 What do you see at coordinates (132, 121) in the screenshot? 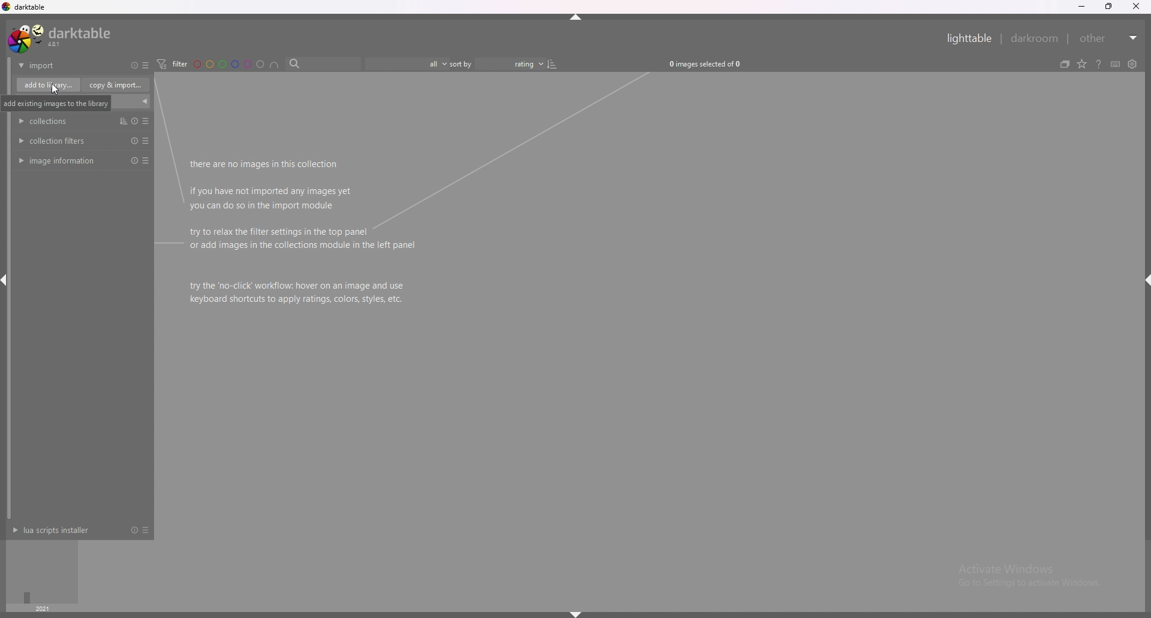
I see `reset` at bounding box center [132, 121].